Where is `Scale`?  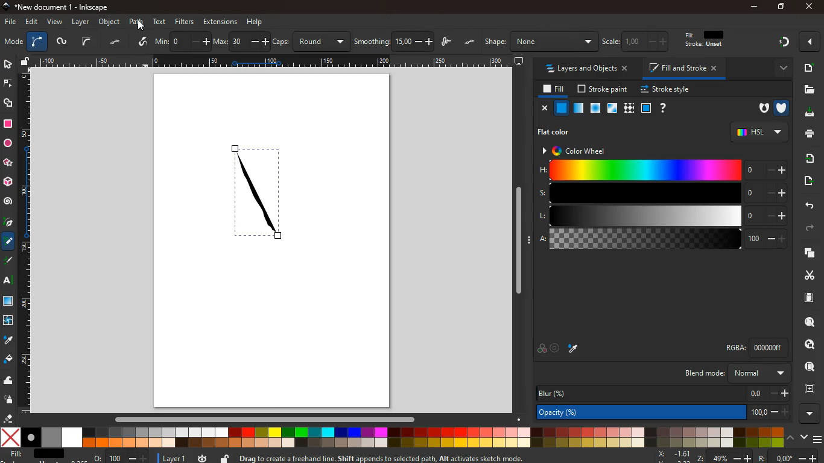 Scale is located at coordinates (274, 60).